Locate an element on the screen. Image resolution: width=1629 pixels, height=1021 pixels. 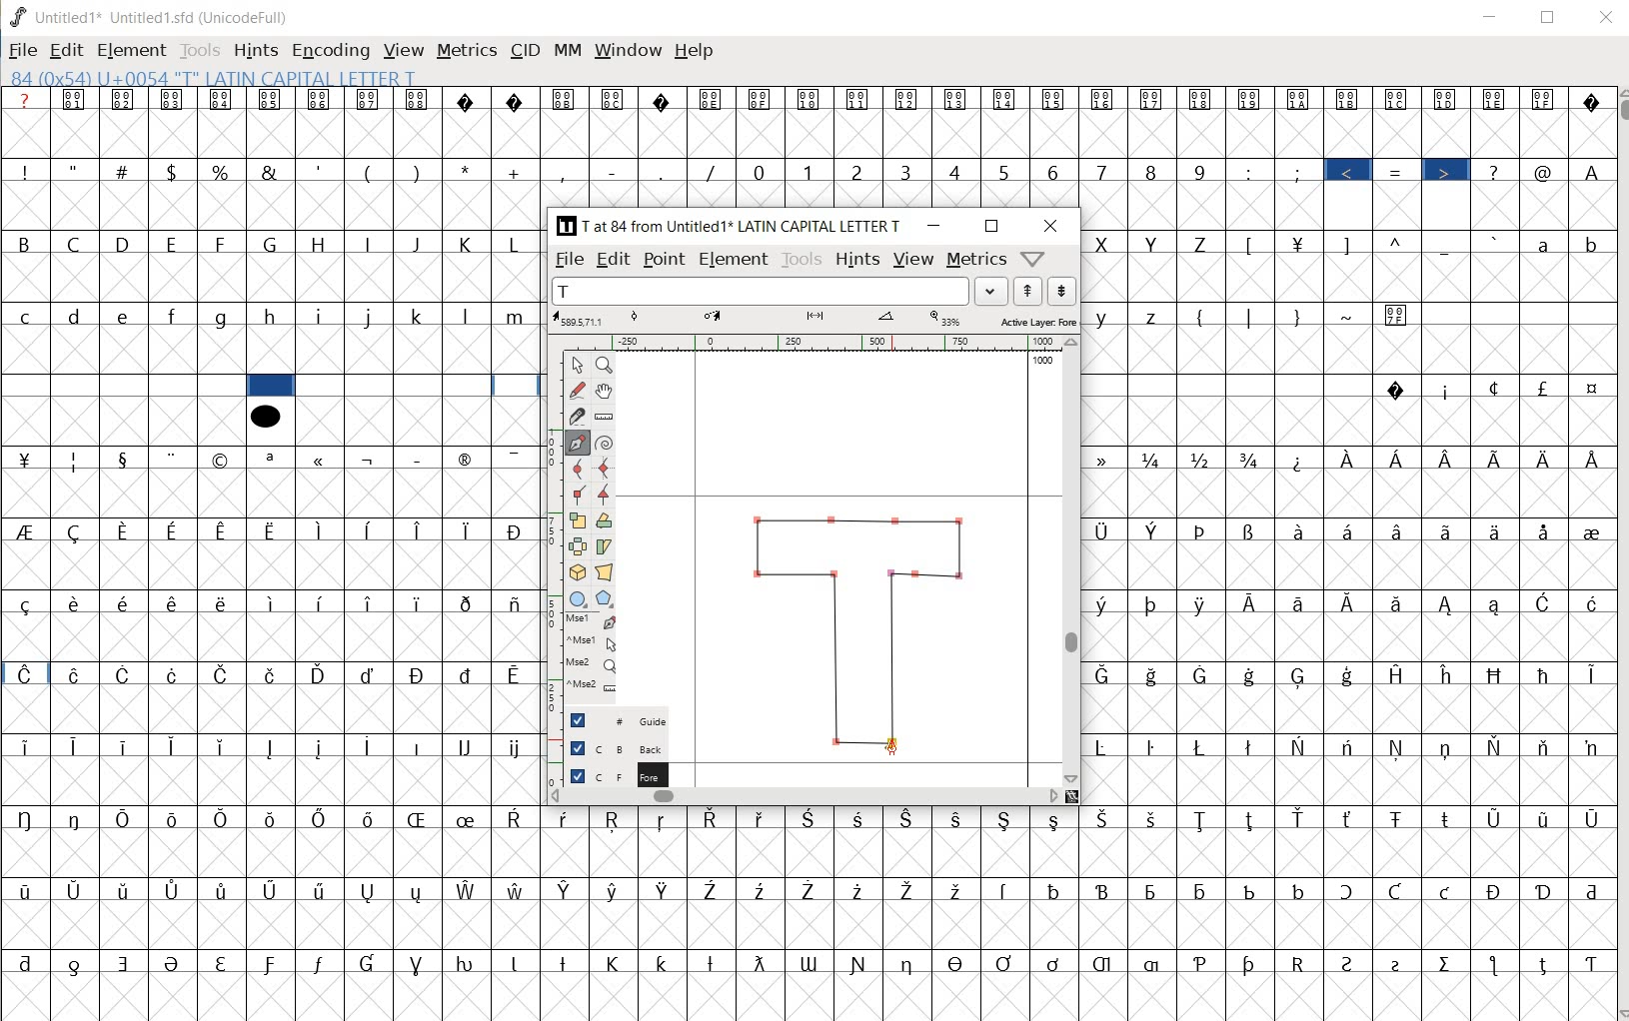
( is located at coordinates (370, 171).